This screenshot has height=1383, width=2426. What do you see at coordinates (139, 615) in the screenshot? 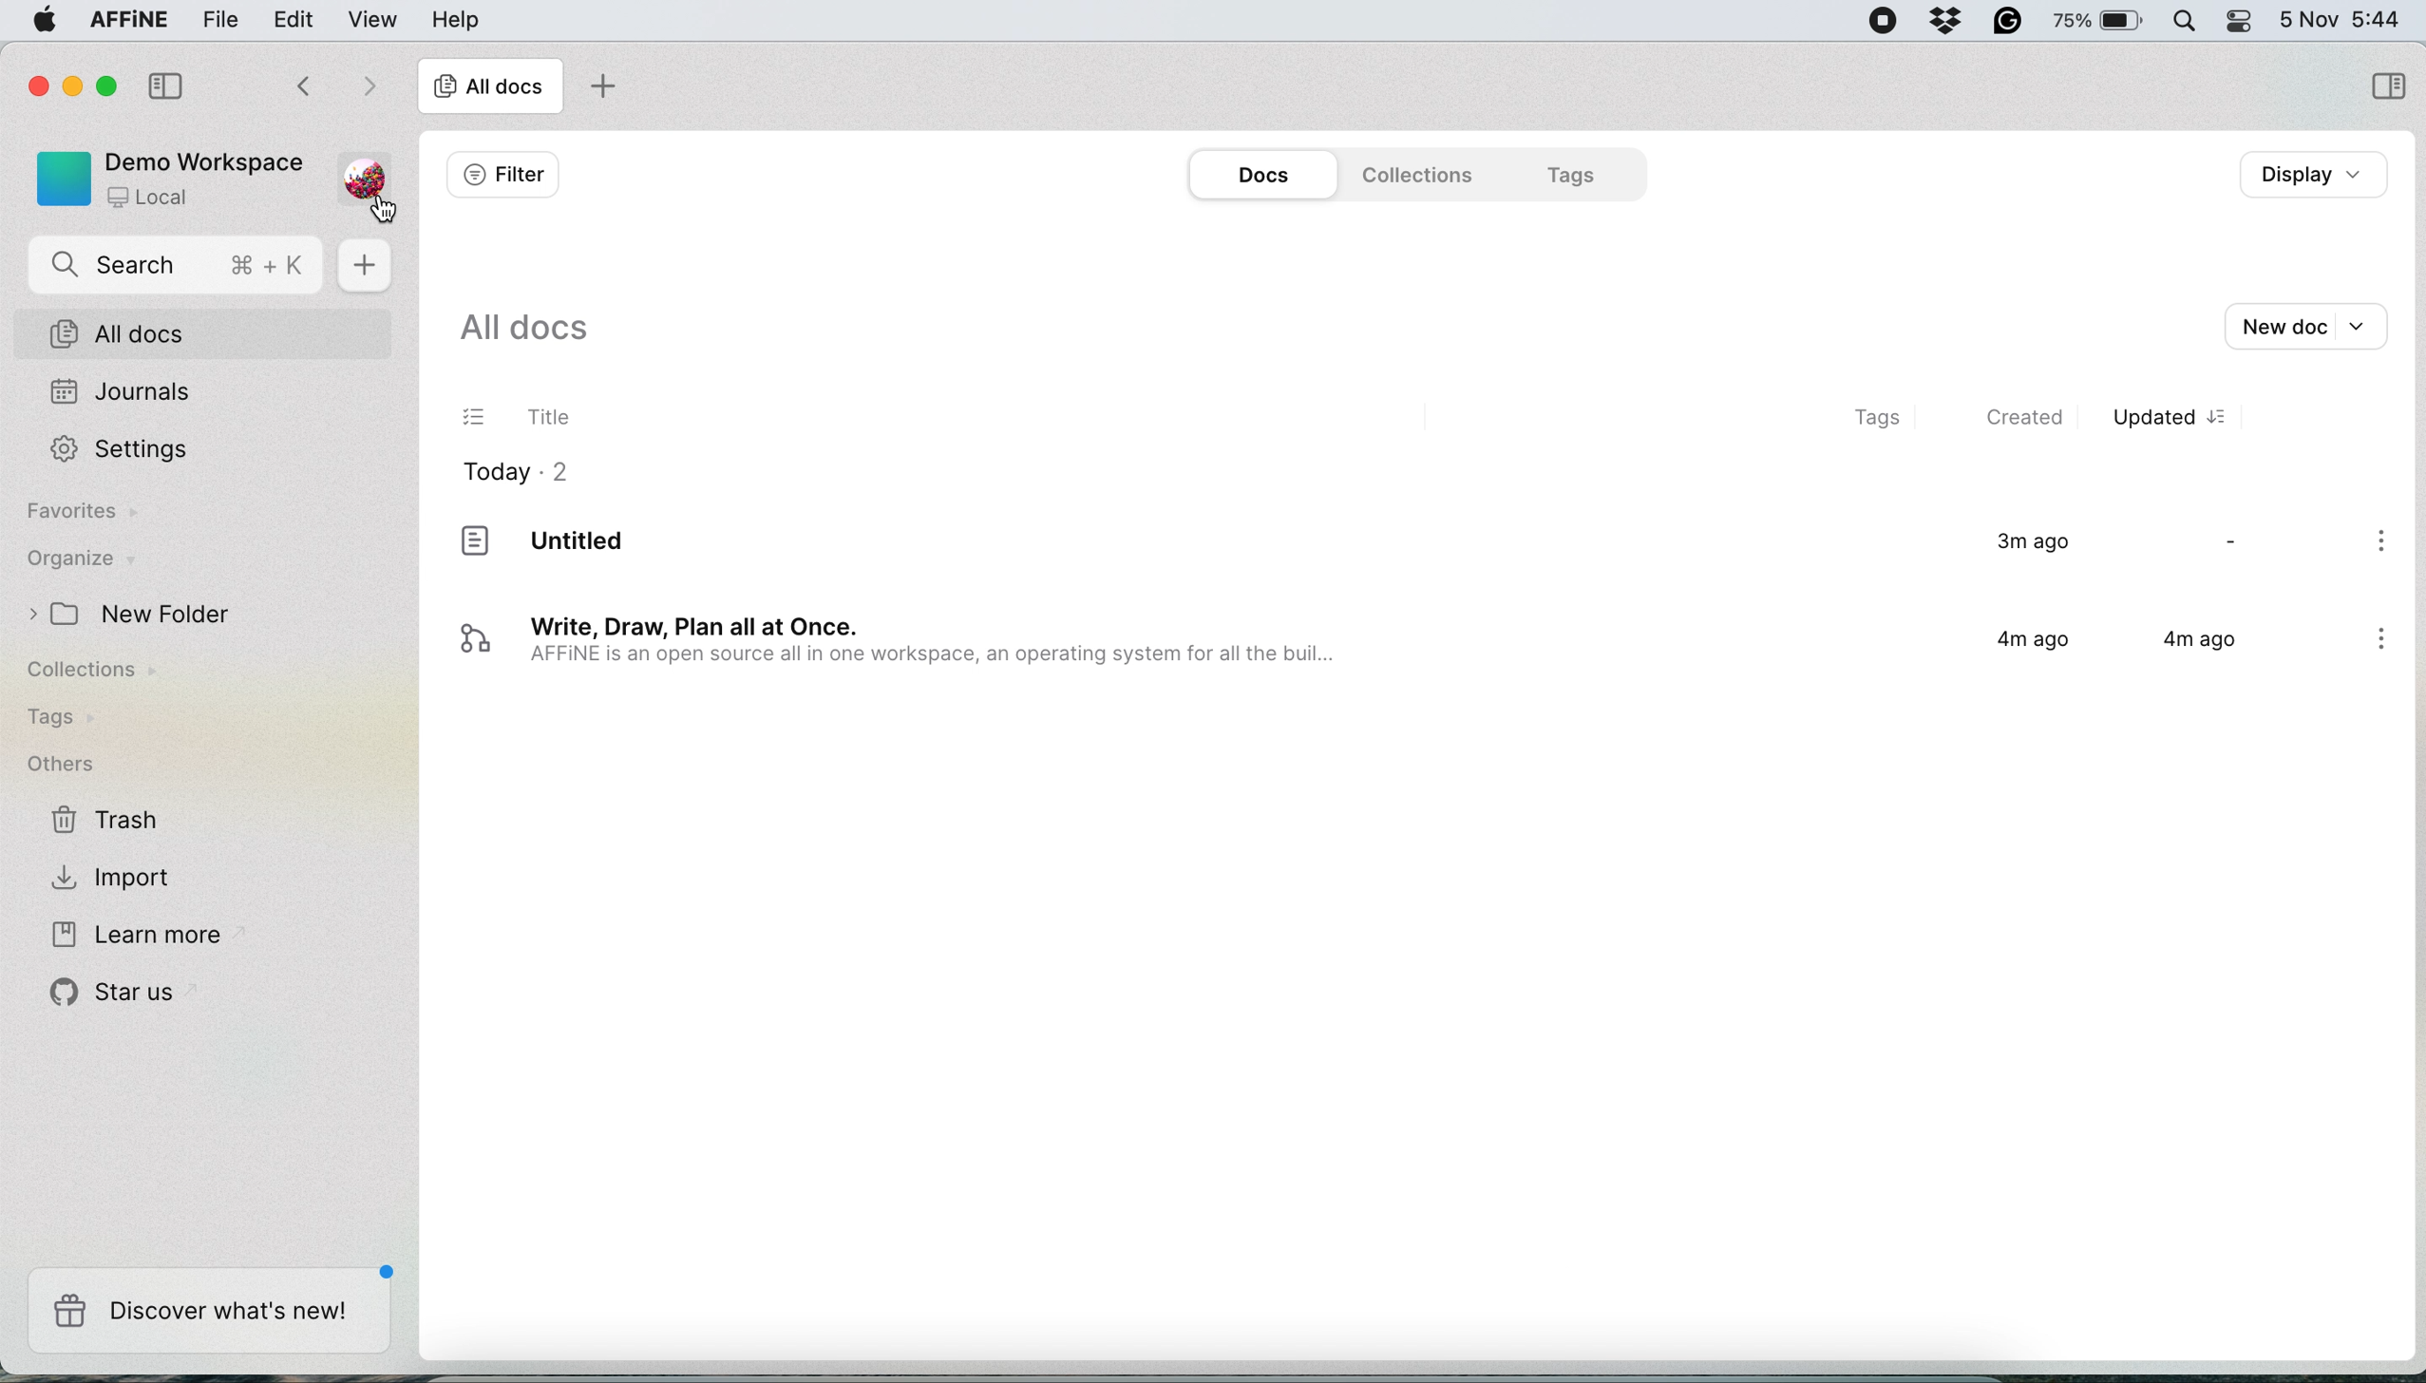
I see `new folder` at bounding box center [139, 615].